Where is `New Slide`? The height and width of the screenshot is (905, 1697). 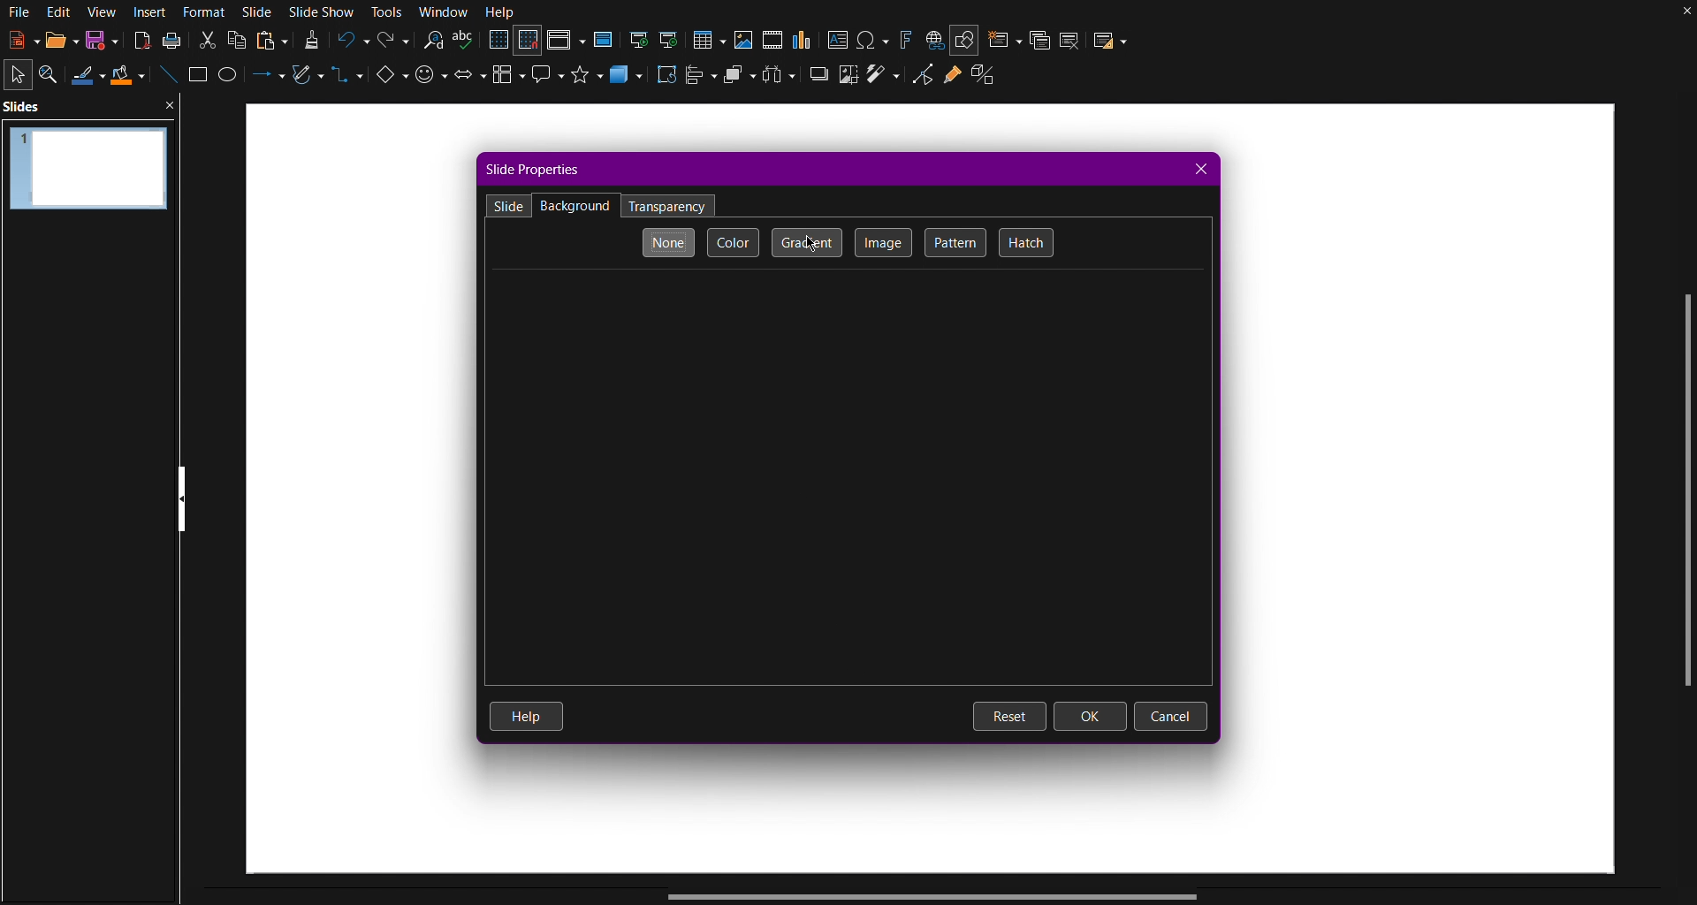 New Slide is located at coordinates (1003, 38).